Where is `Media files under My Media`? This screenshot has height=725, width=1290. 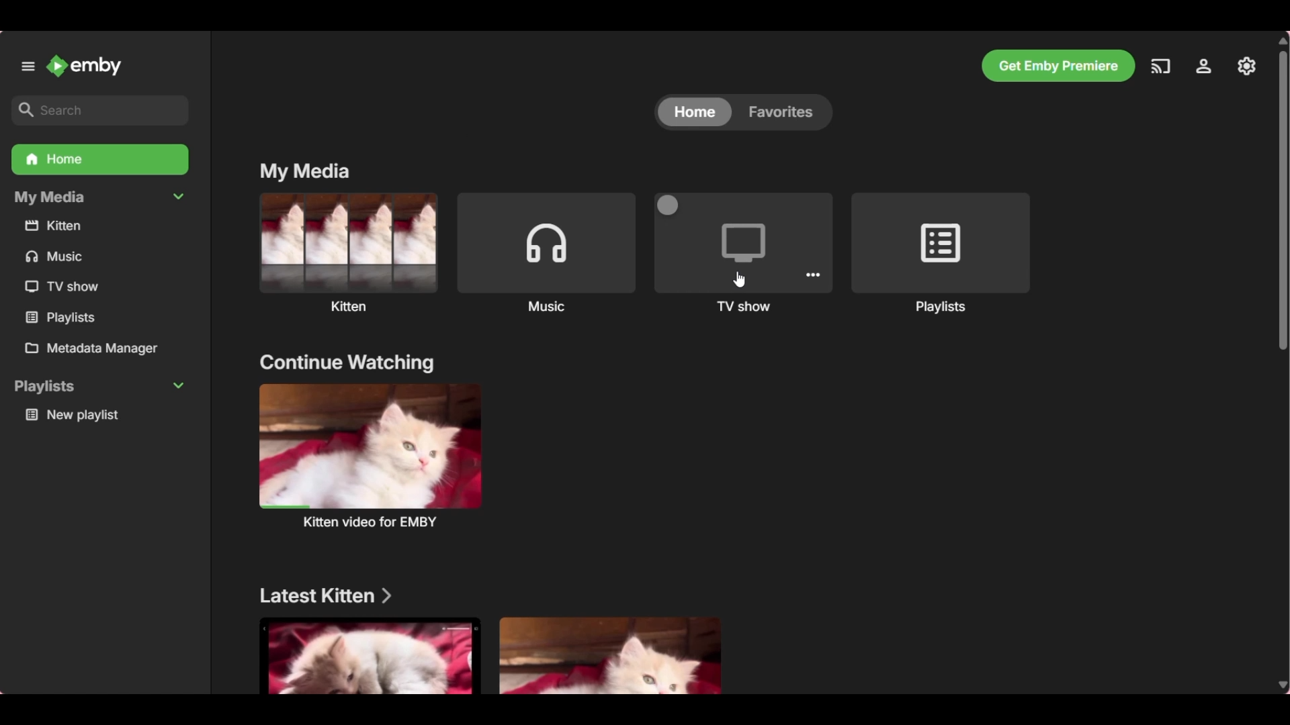 Media files under My Media is located at coordinates (101, 228).